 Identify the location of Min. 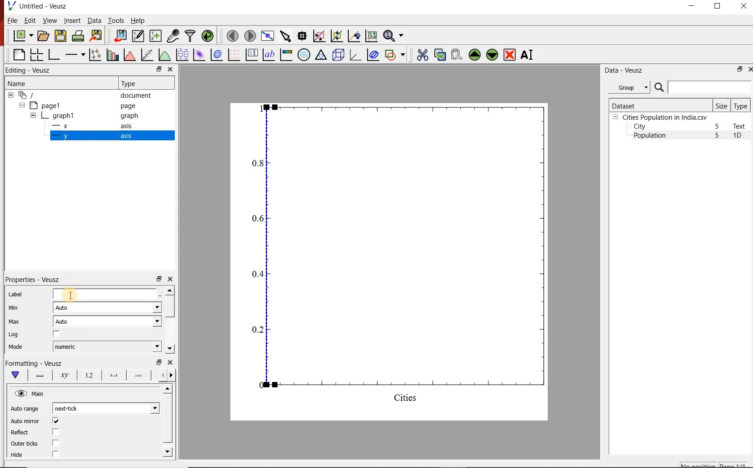
(13, 308).